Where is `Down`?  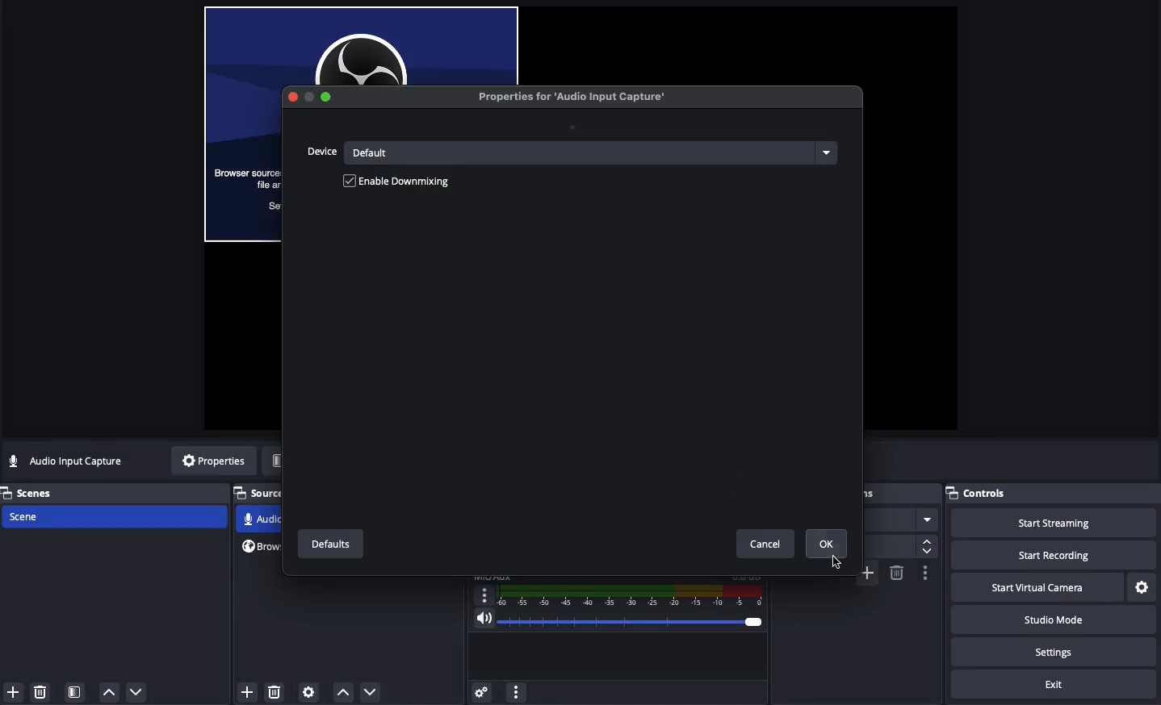
Down is located at coordinates (137, 691).